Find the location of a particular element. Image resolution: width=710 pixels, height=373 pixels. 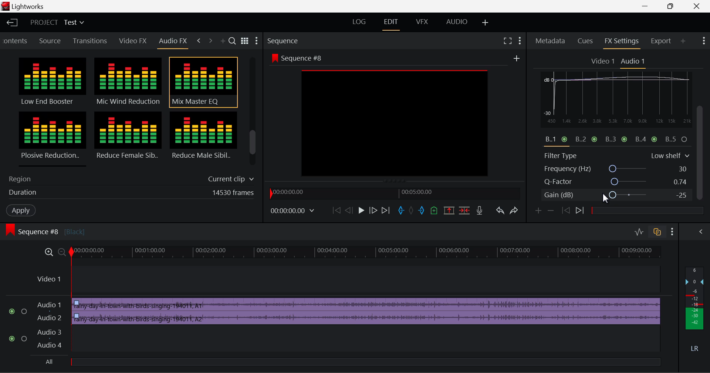

EQ Graph is located at coordinates (612, 114).